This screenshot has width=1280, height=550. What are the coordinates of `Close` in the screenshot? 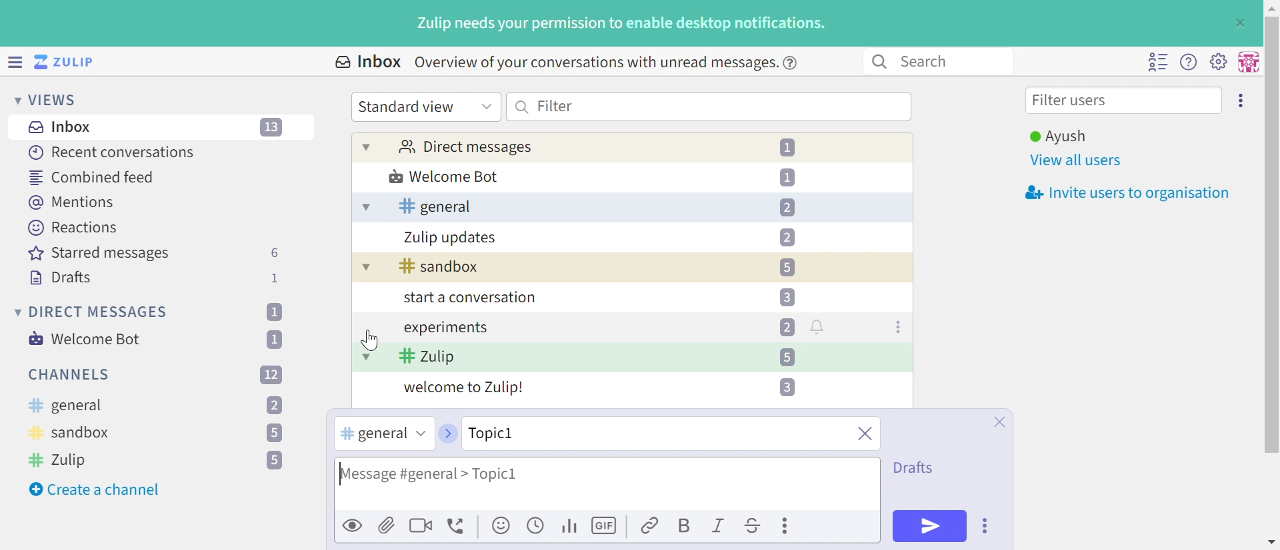 It's located at (999, 422).